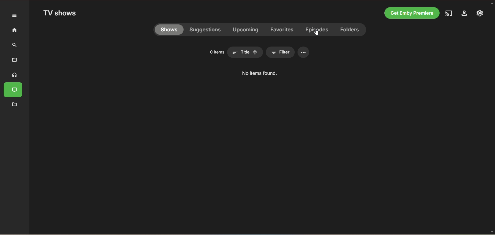  What do you see at coordinates (14, 60) in the screenshot?
I see `movies` at bounding box center [14, 60].